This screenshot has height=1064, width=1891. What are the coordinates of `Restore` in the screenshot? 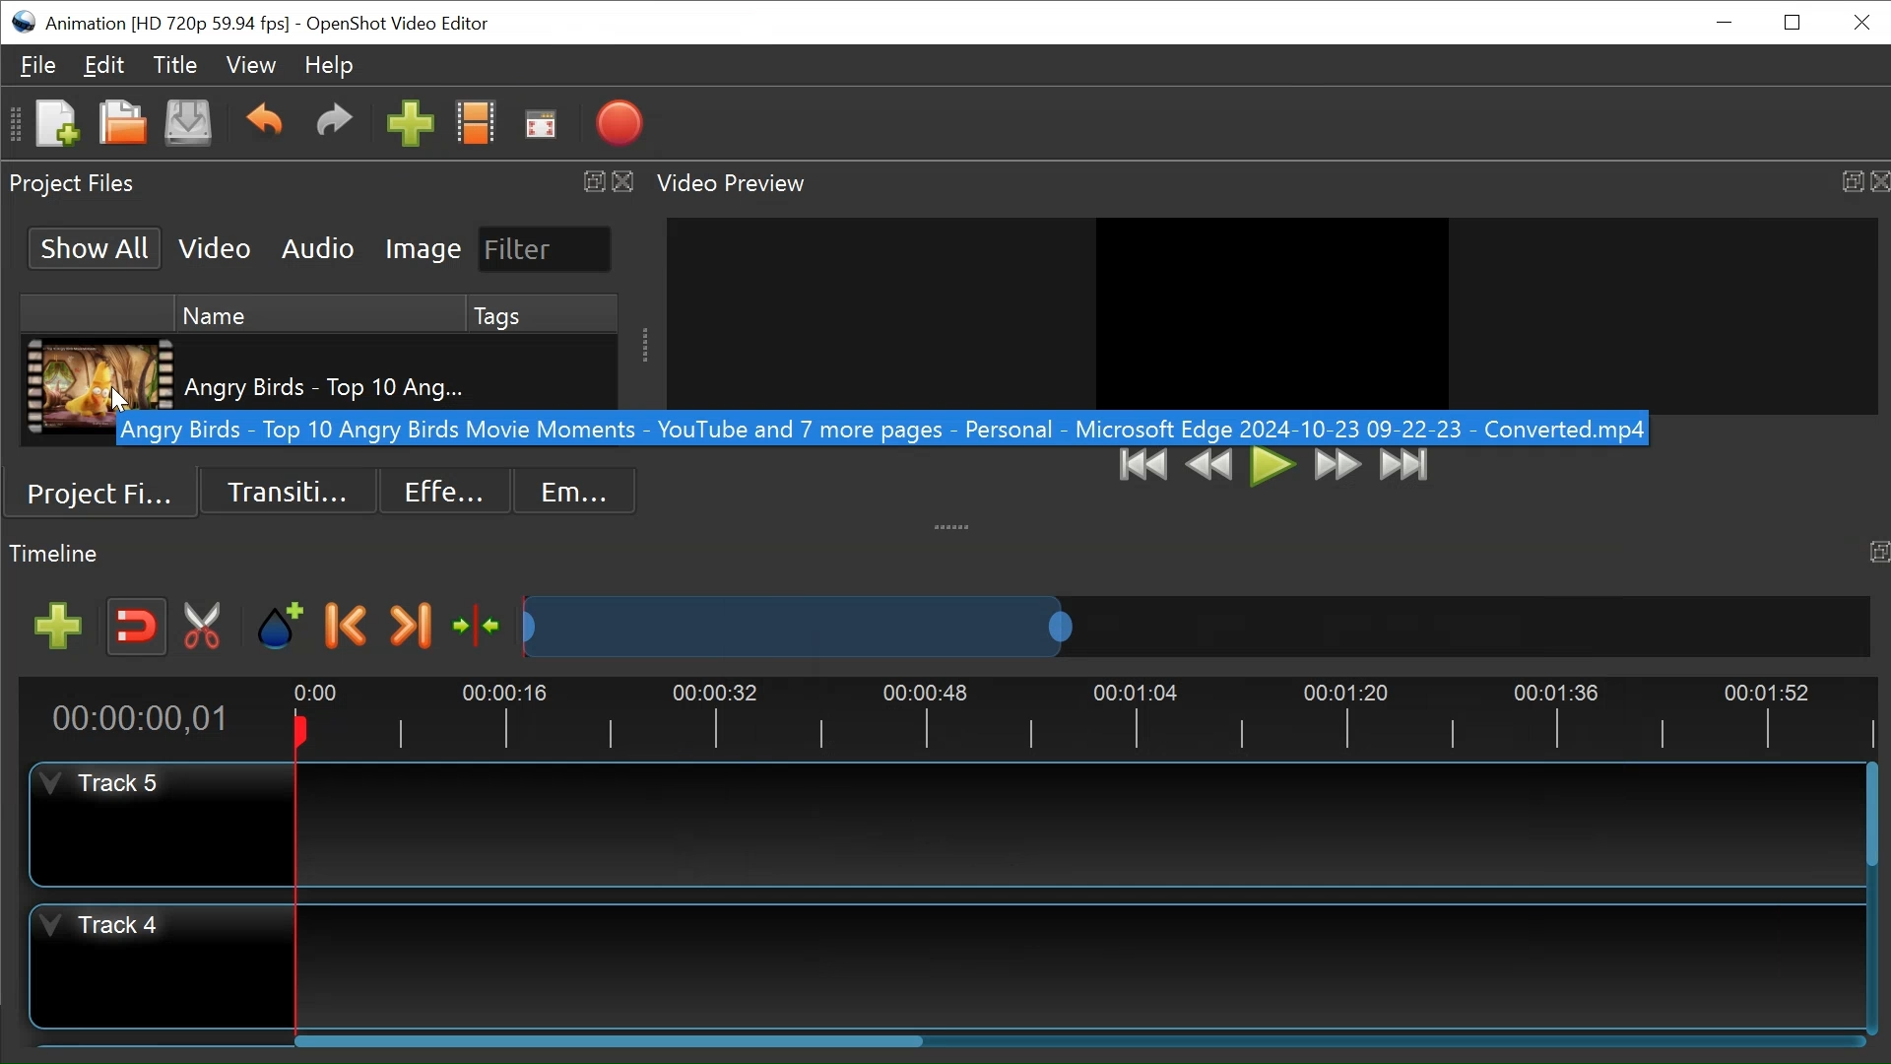 It's located at (1792, 22).